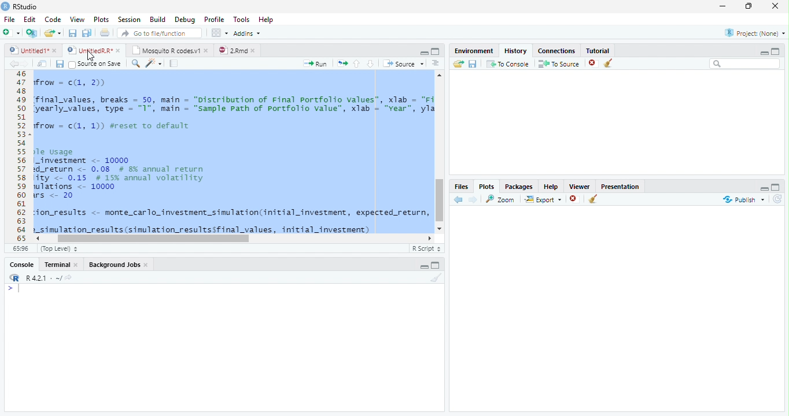 The image size is (789, 416). What do you see at coordinates (423, 266) in the screenshot?
I see `Hide` at bounding box center [423, 266].